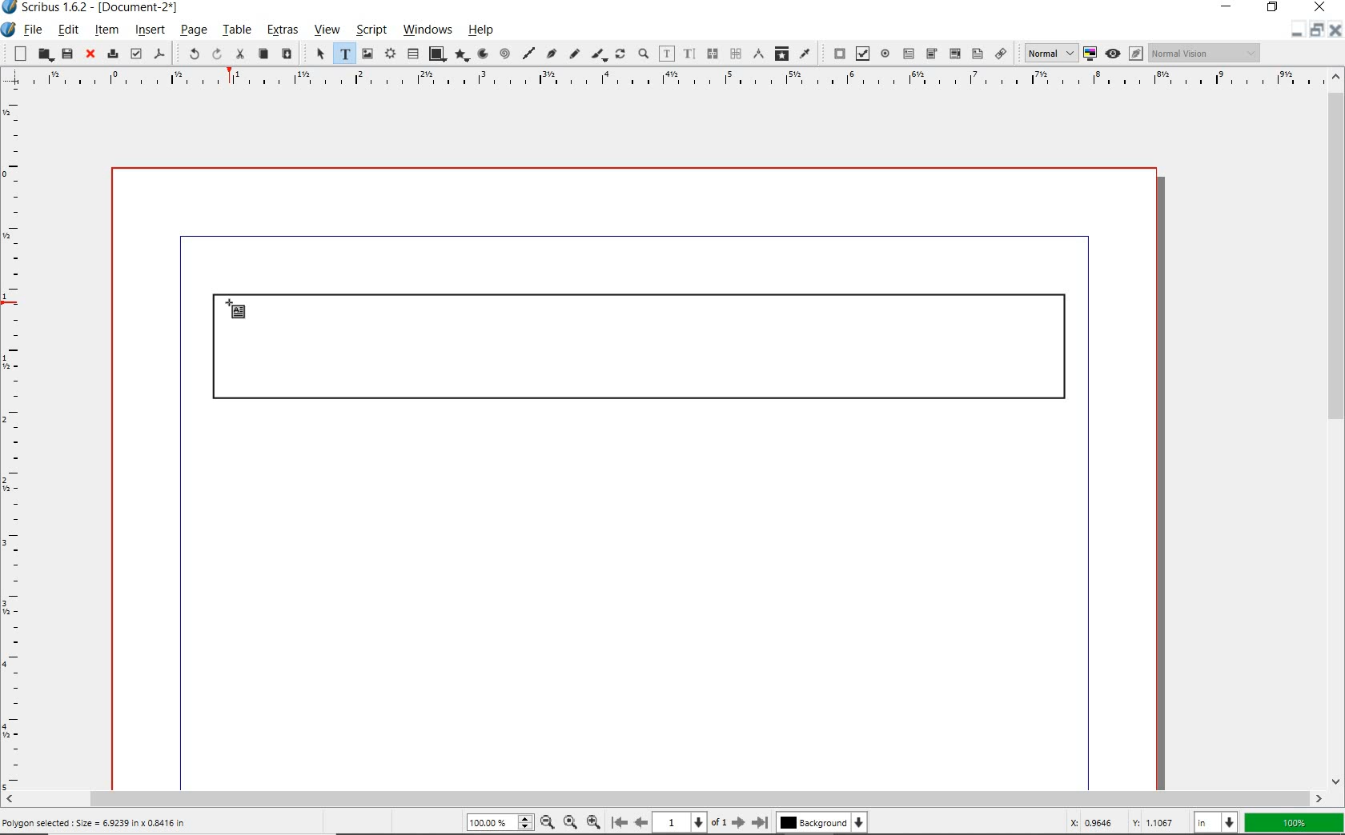  What do you see at coordinates (370, 30) in the screenshot?
I see `script` at bounding box center [370, 30].